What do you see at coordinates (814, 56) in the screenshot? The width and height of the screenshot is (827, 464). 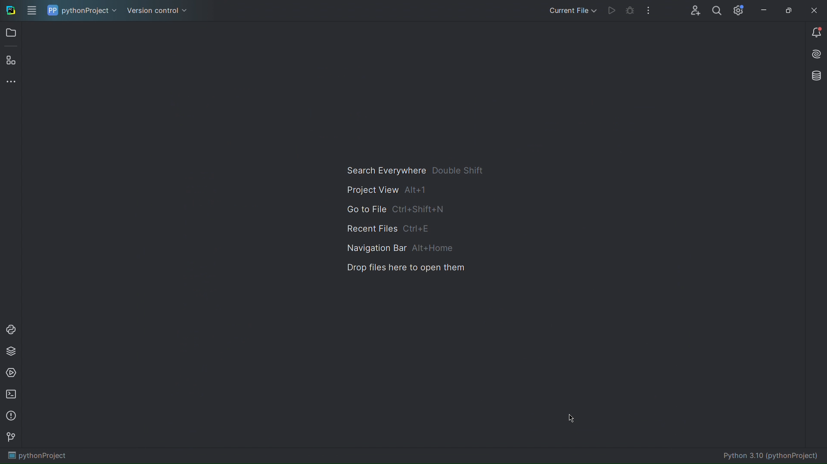 I see `Install AI Assistant` at bounding box center [814, 56].